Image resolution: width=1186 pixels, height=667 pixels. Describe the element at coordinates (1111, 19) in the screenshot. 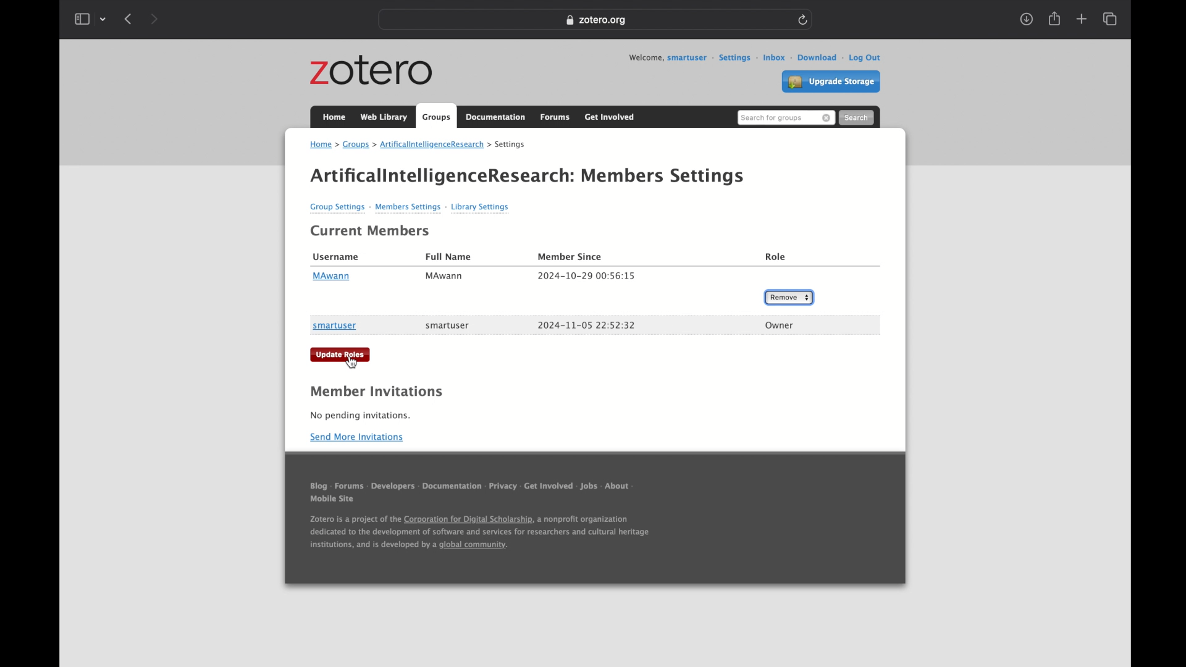

I see `show tab overview` at that location.